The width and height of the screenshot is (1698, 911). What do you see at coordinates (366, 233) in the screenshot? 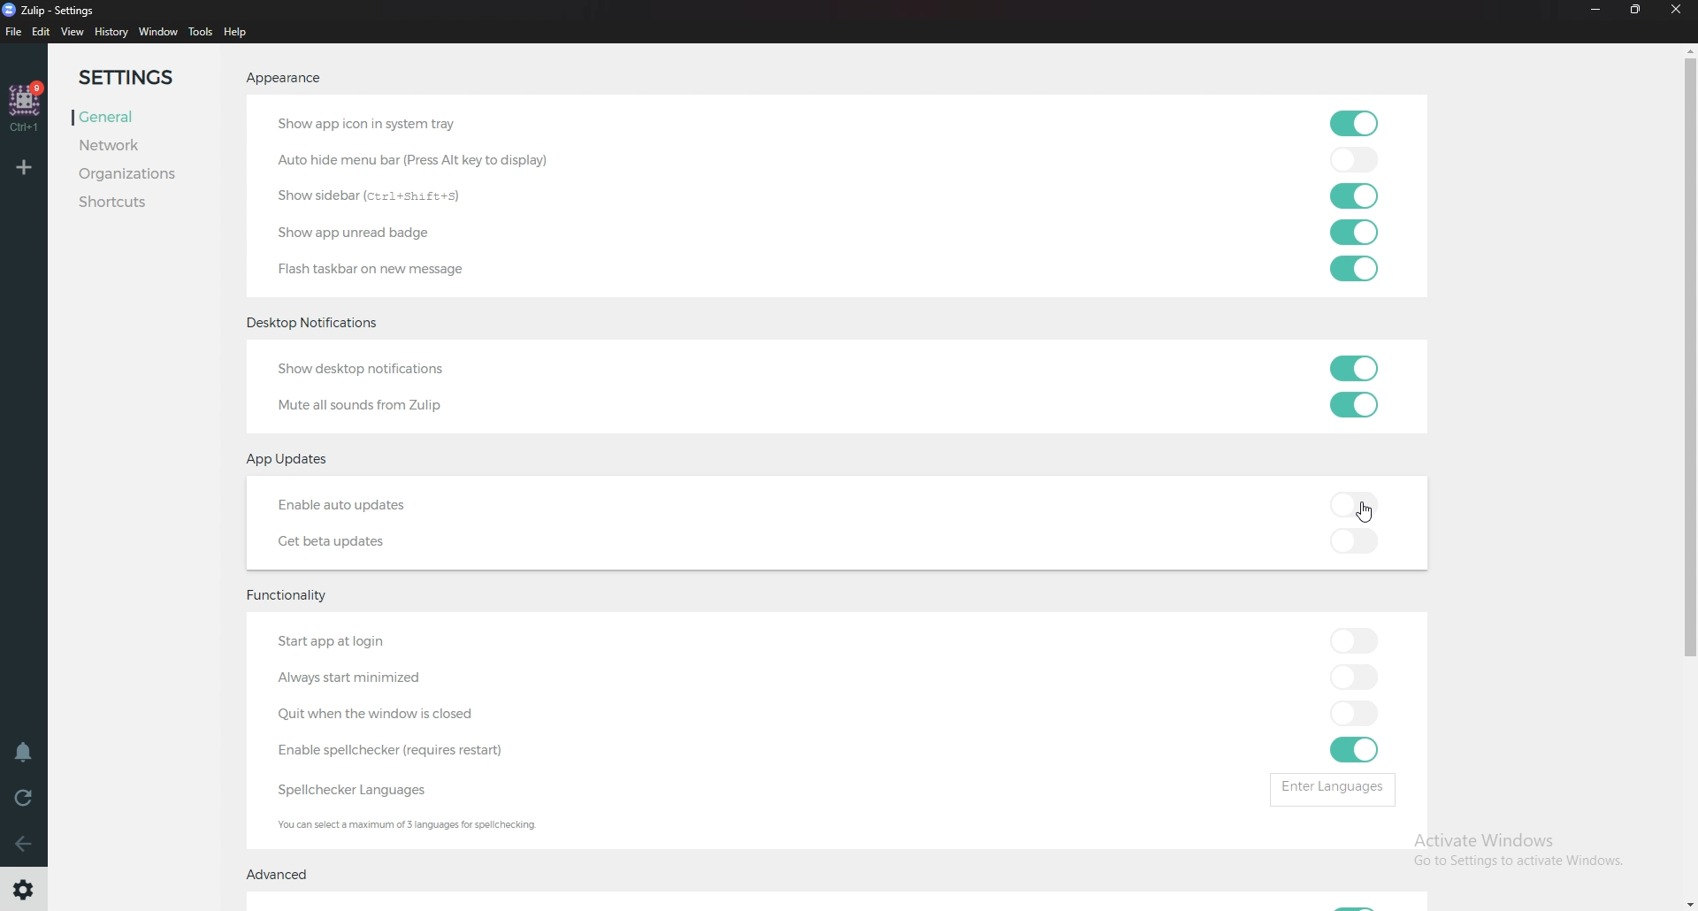
I see `show app unread badge` at bounding box center [366, 233].